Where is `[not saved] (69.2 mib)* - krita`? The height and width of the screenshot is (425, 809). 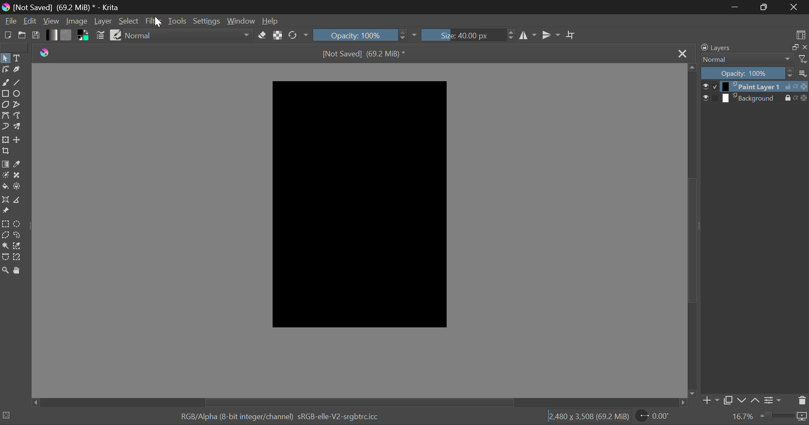
[not saved] (69.2 mib)* - krita is located at coordinates (64, 7).